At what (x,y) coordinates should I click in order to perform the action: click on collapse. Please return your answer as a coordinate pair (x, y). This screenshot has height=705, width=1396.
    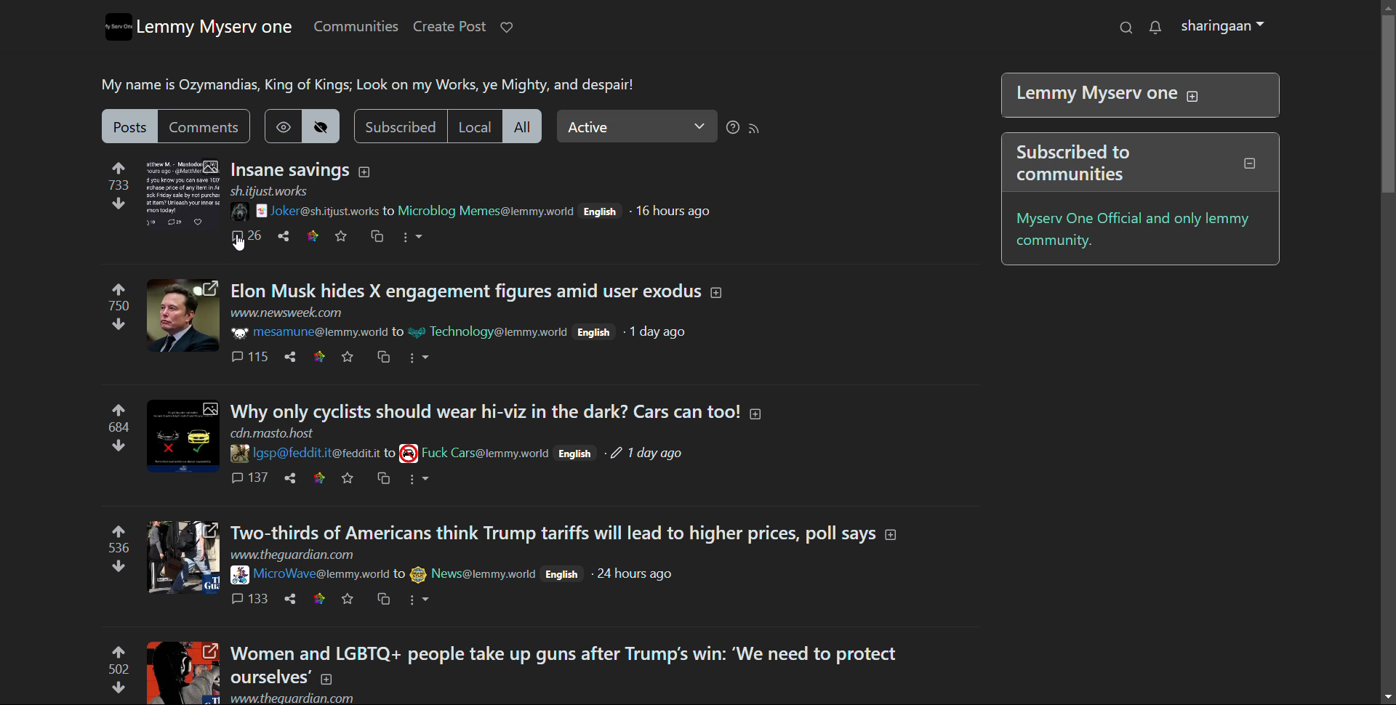
    Looking at the image, I should click on (1250, 163).